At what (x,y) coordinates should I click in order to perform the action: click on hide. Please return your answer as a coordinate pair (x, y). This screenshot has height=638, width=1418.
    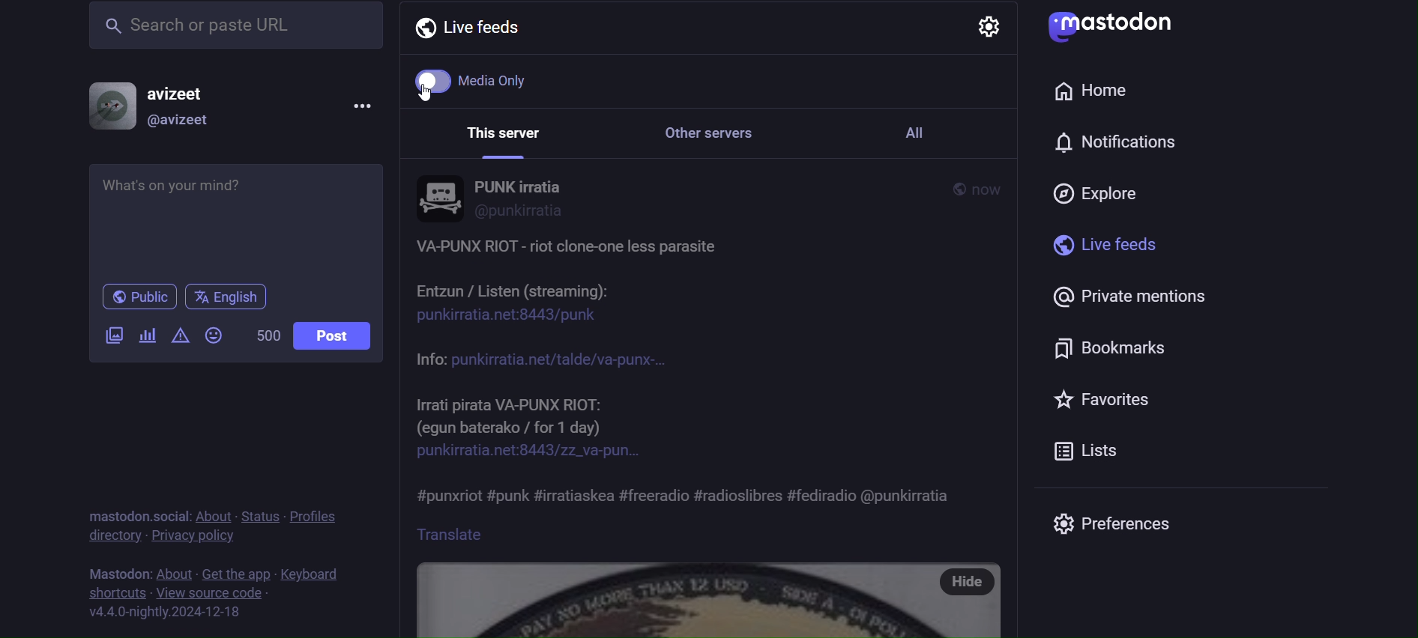
    Looking at the image, I should click on (968, 584).